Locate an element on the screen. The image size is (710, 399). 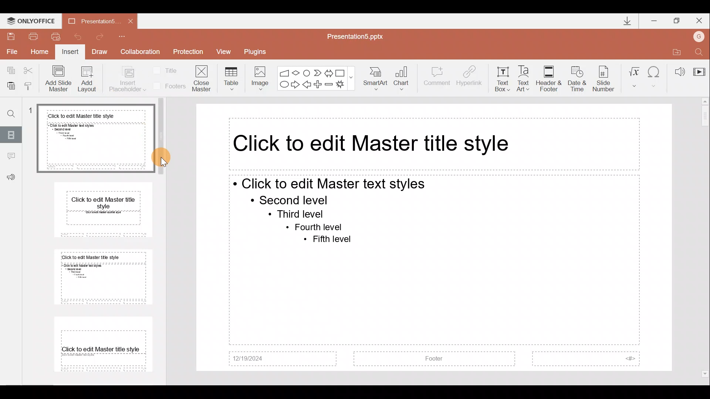
Explosion 1 is located at coordinates (344, 85).